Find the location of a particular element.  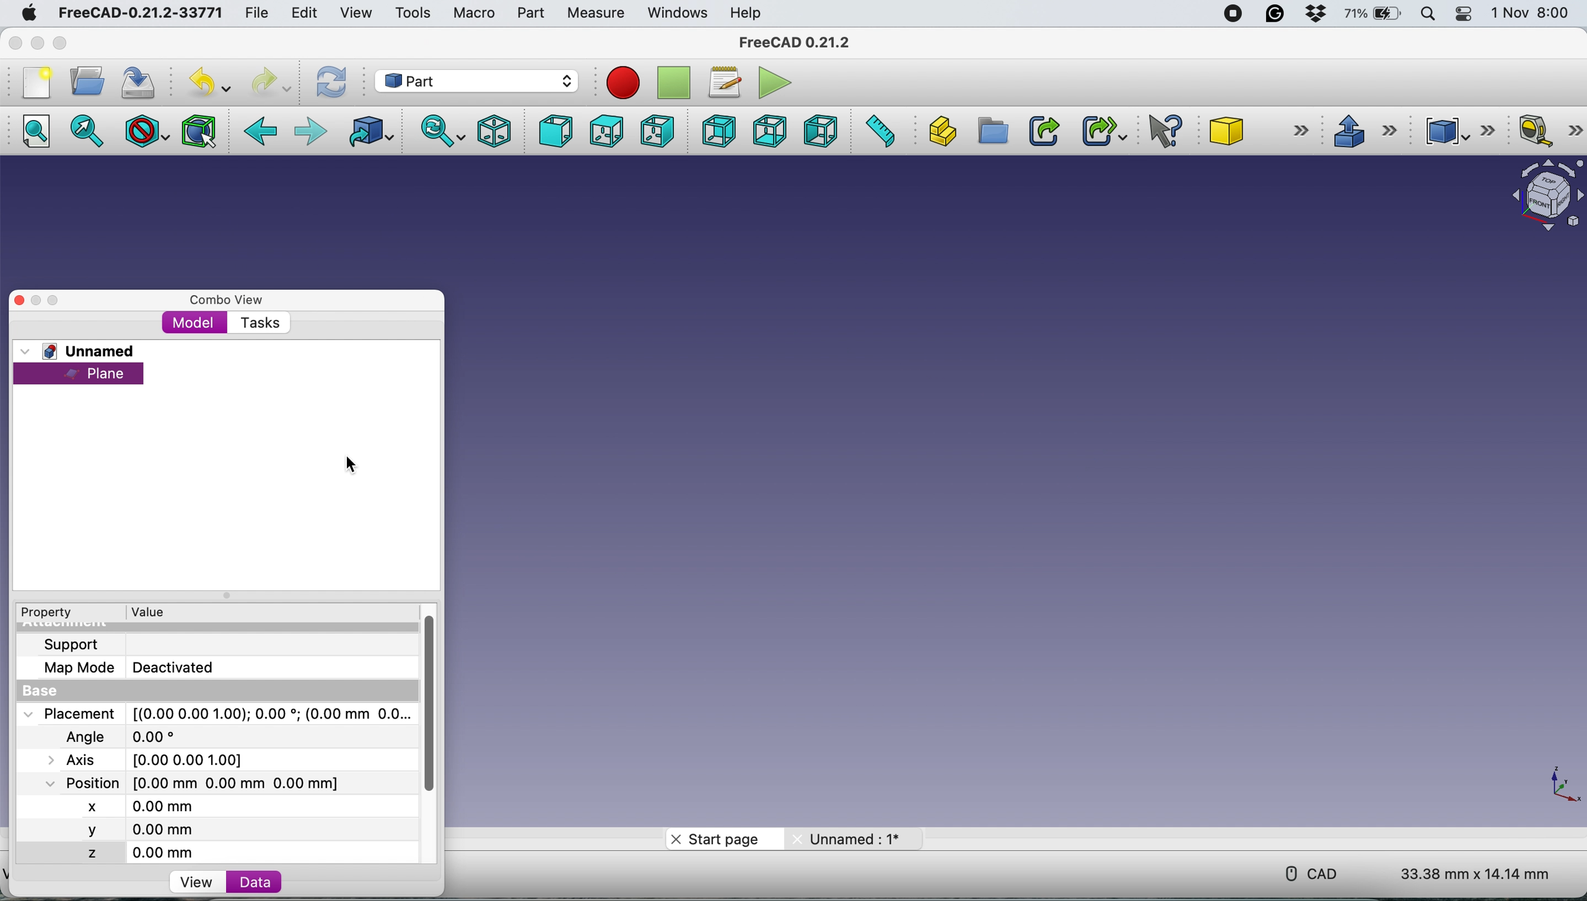

unnamed is located at coordinates (851, 839).